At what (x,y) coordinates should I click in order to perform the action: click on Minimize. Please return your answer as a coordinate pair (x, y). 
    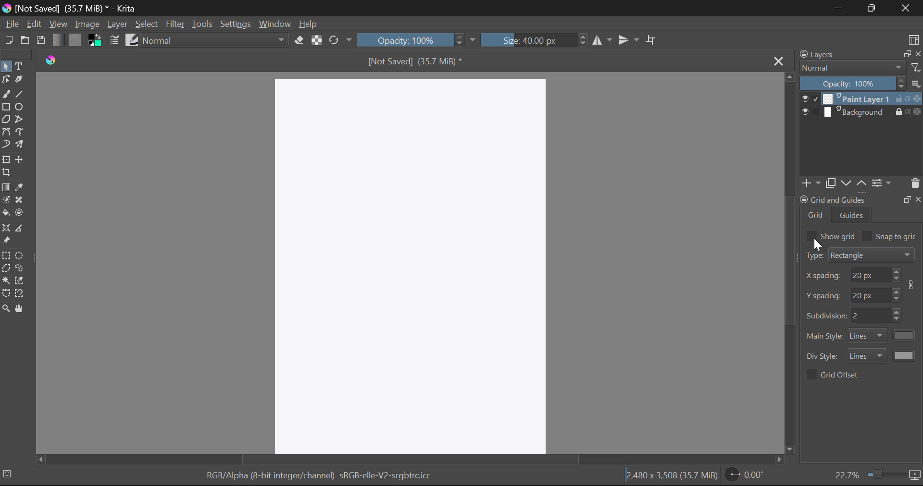
    Looking at the image, I should click on (875, 8).